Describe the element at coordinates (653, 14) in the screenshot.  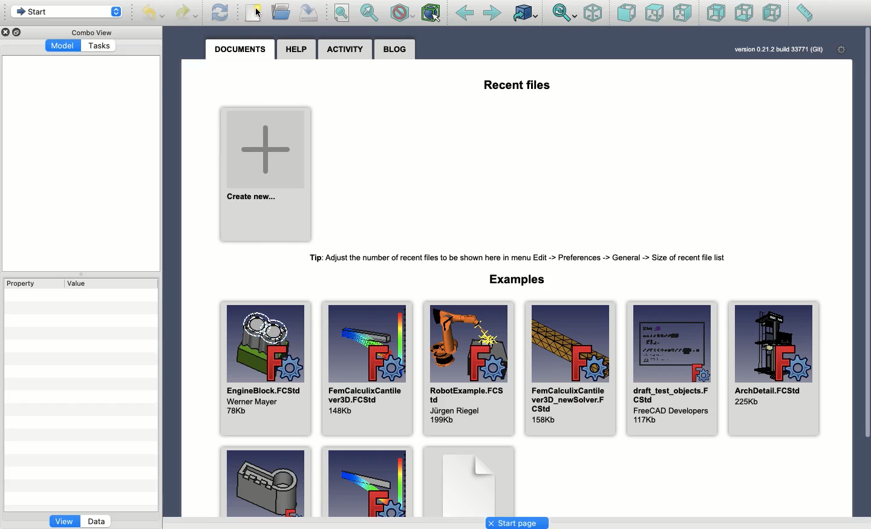
I see `Top` at that location.